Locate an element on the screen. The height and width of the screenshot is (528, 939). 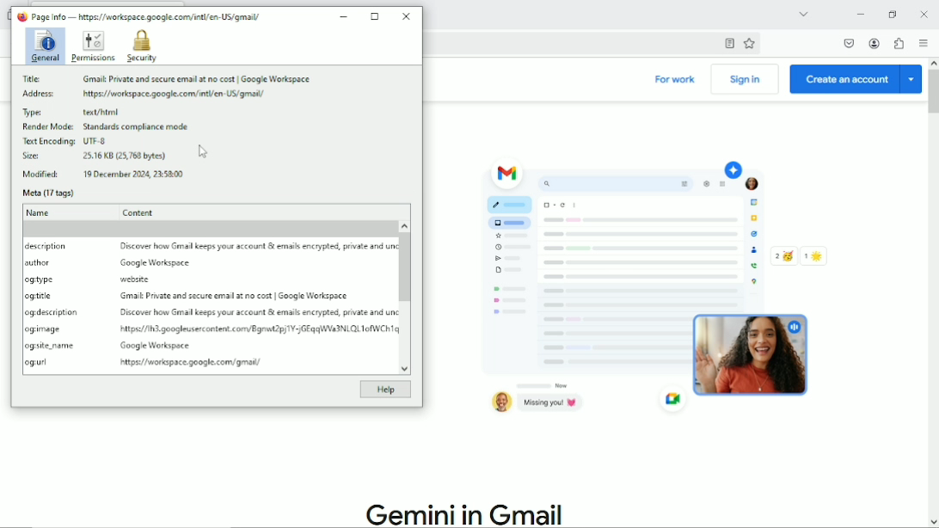
og:description is located at coordinates (52, 313).